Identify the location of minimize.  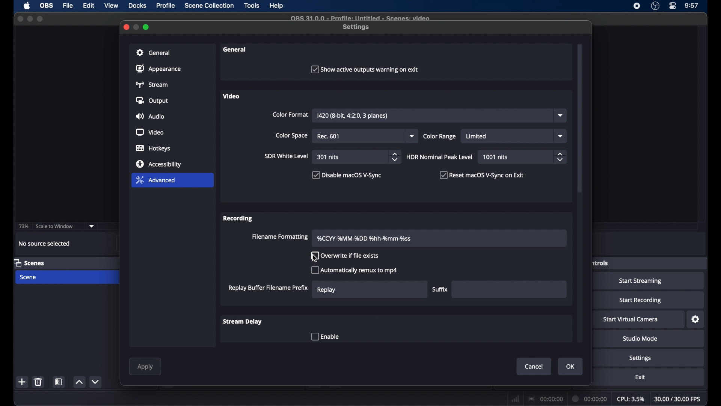
(137, 27).